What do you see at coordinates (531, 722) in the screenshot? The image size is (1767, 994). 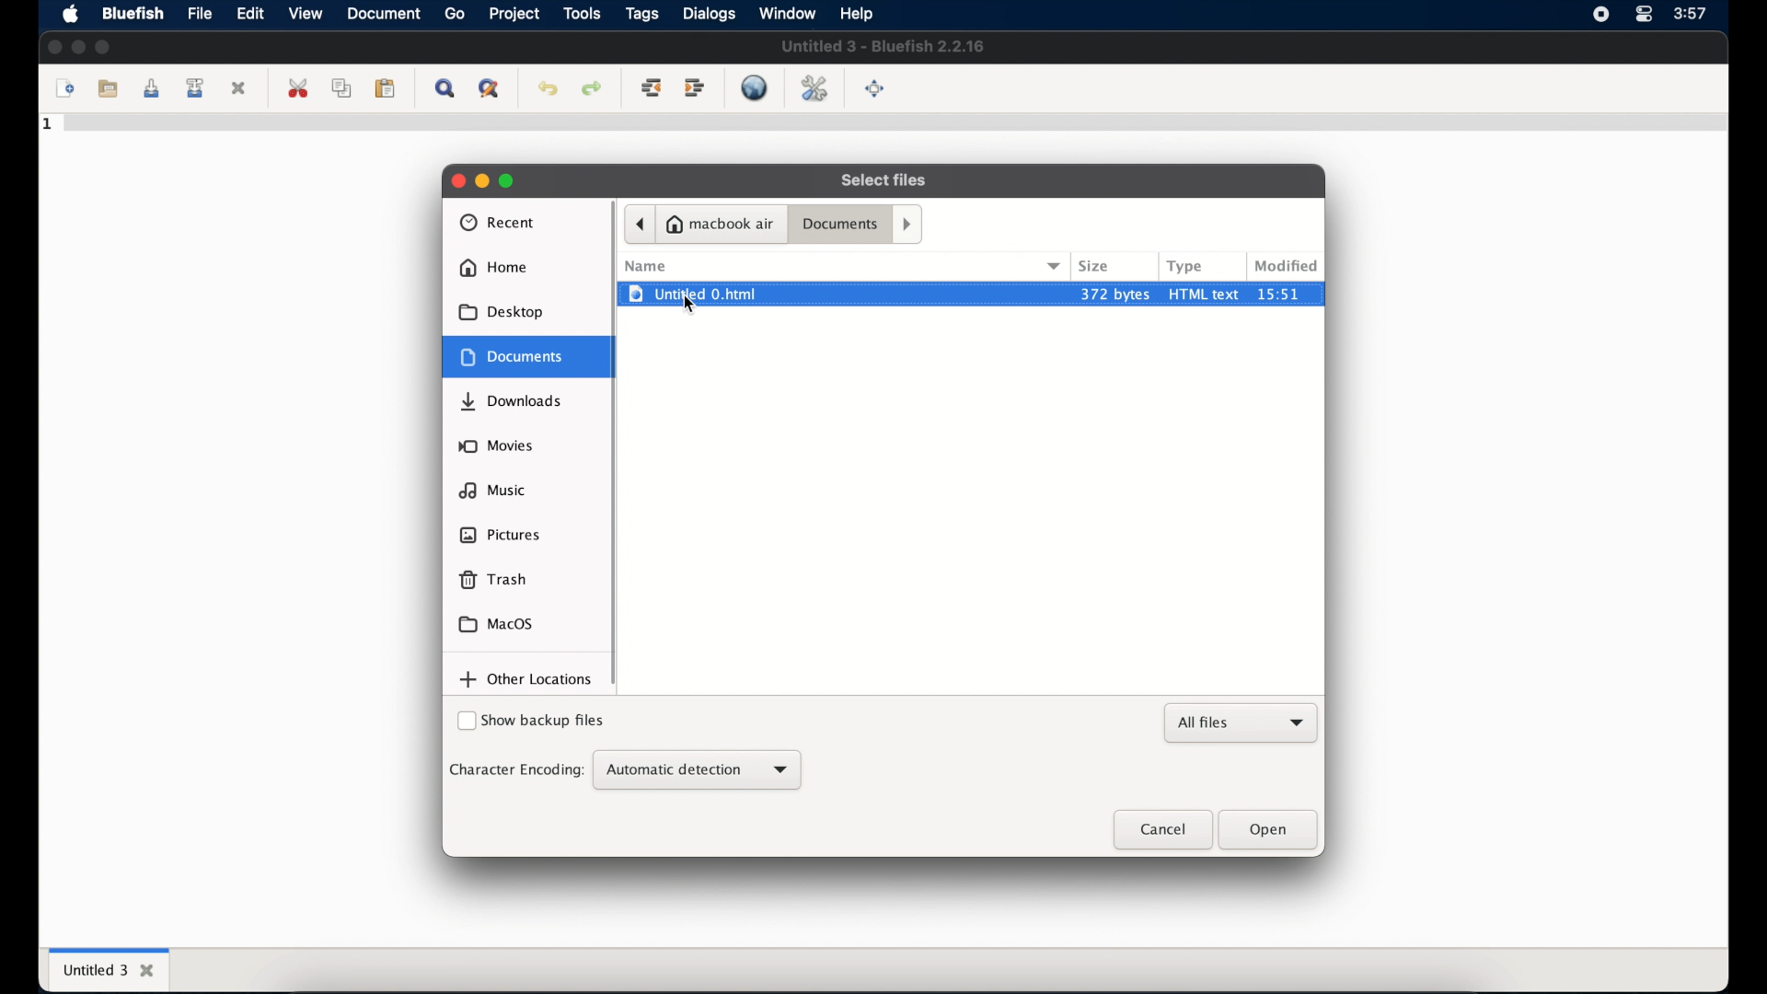 I see `show backup  files` at bounding box center [531, 722].